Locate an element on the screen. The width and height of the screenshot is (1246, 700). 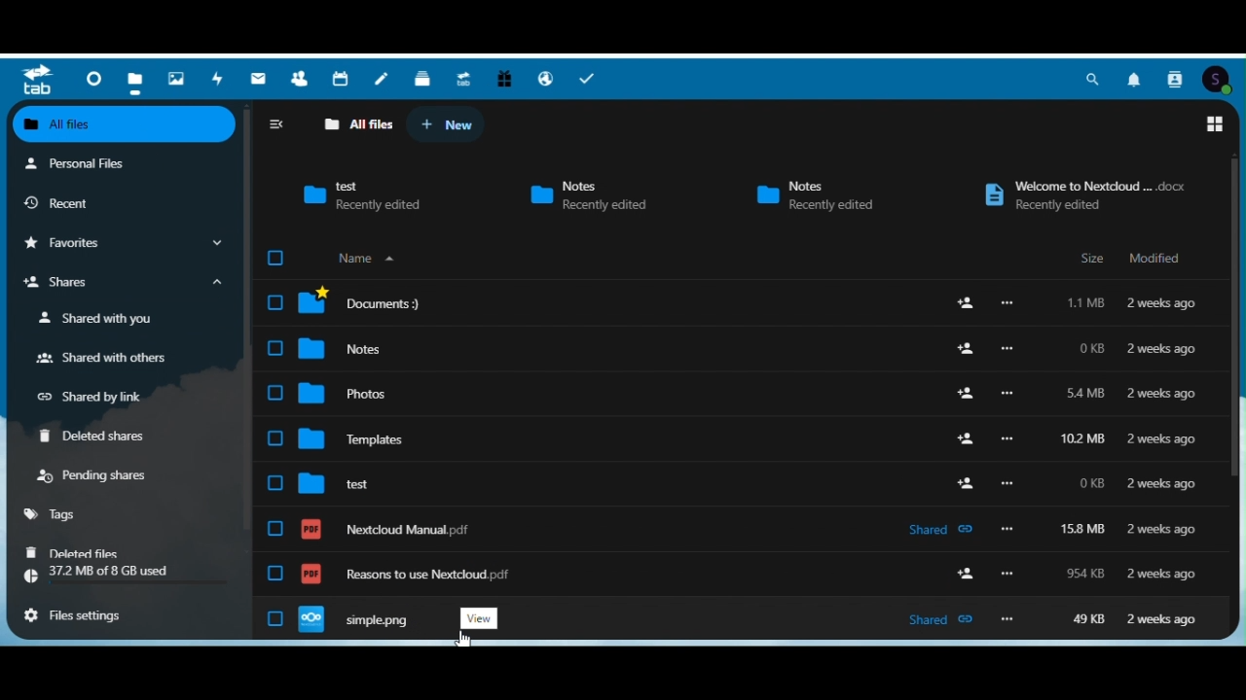
Painting shares  is located at coordinates (100, 473).